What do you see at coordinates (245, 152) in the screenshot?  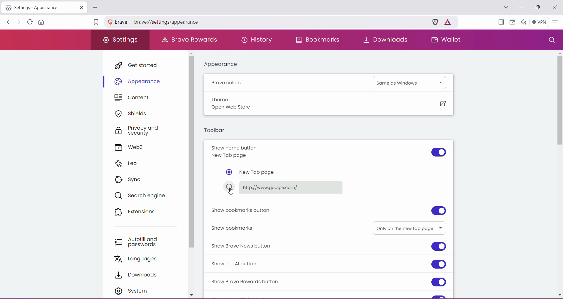 I see `Show Home Button` at bounding box center [245, 152].